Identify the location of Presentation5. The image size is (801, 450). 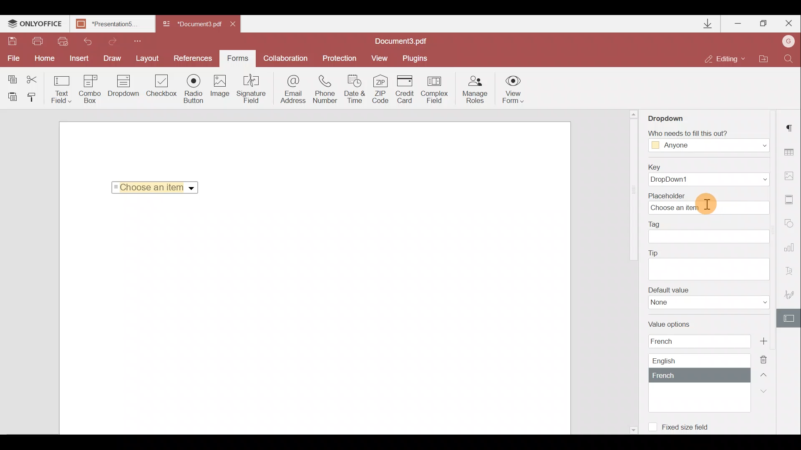
(111, 25).